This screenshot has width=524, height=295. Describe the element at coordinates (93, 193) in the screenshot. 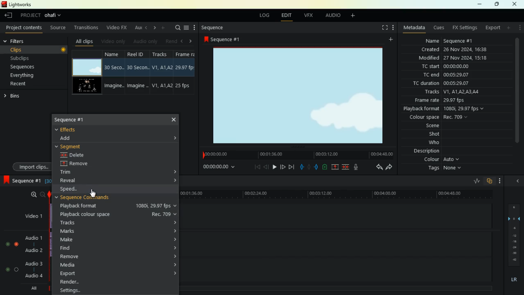

I see `Mouse Cursor` at that location.